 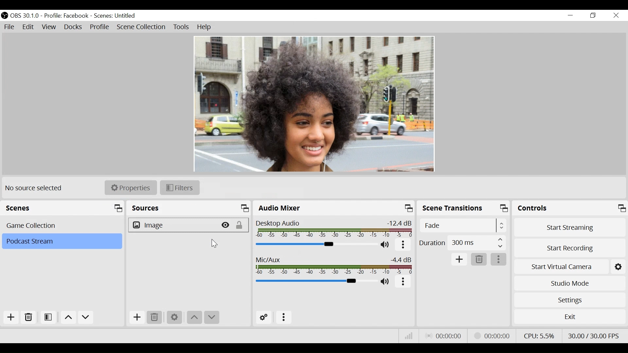 I want to click on Exit, so click(x=569, y=316).